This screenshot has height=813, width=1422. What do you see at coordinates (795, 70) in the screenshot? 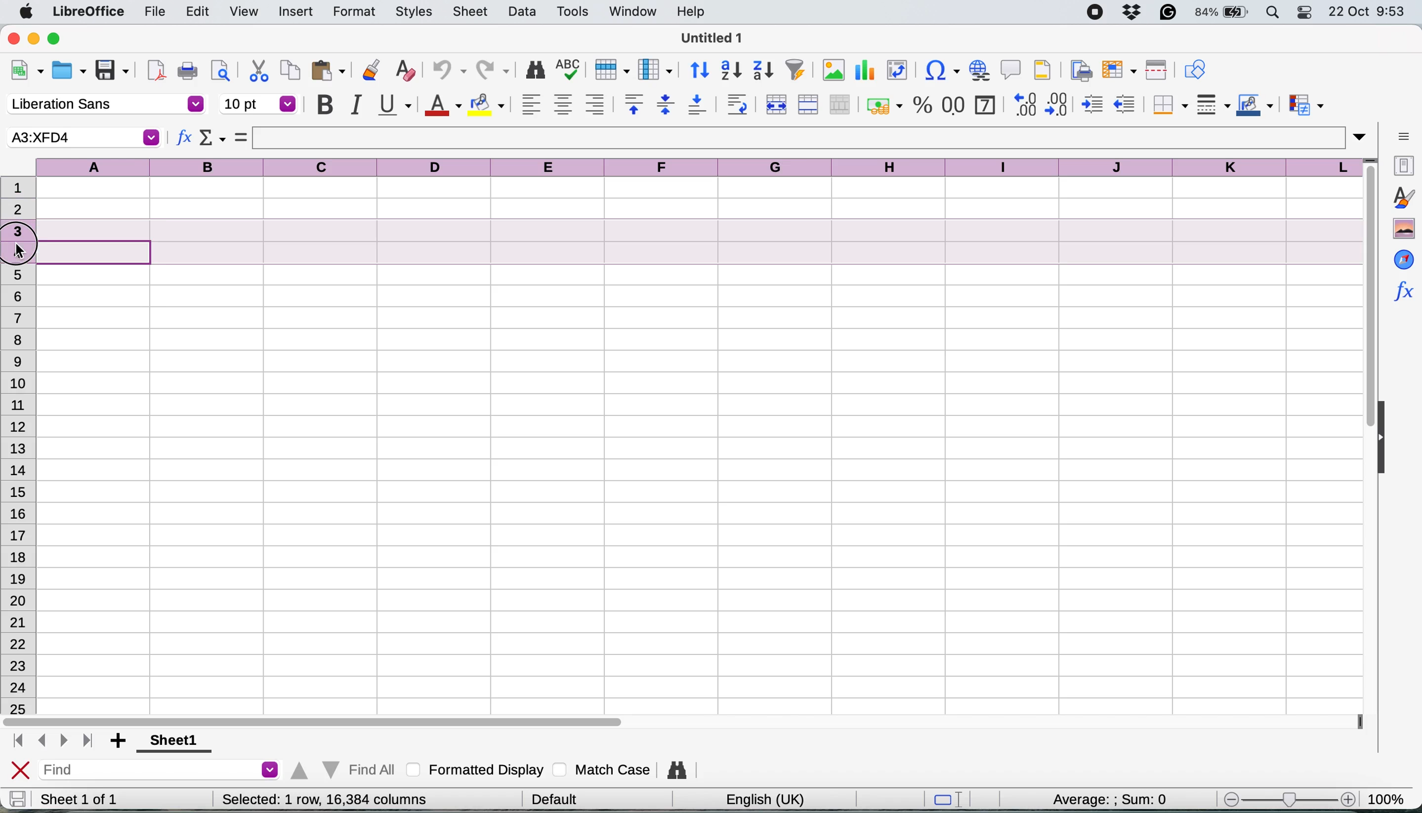
I see `autofilter` at bounding box center [795, 70].